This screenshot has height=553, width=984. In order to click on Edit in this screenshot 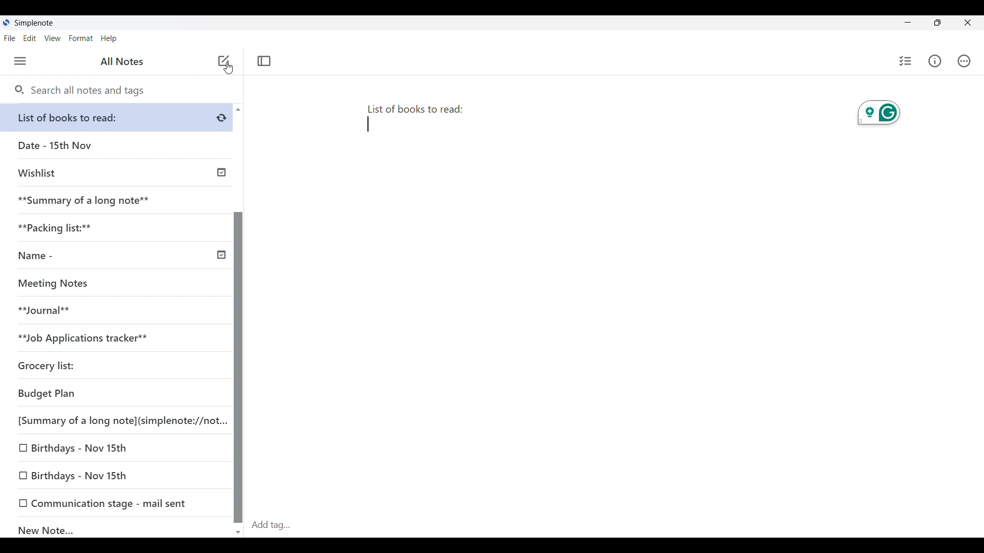, I will do `click(30, 38)`.